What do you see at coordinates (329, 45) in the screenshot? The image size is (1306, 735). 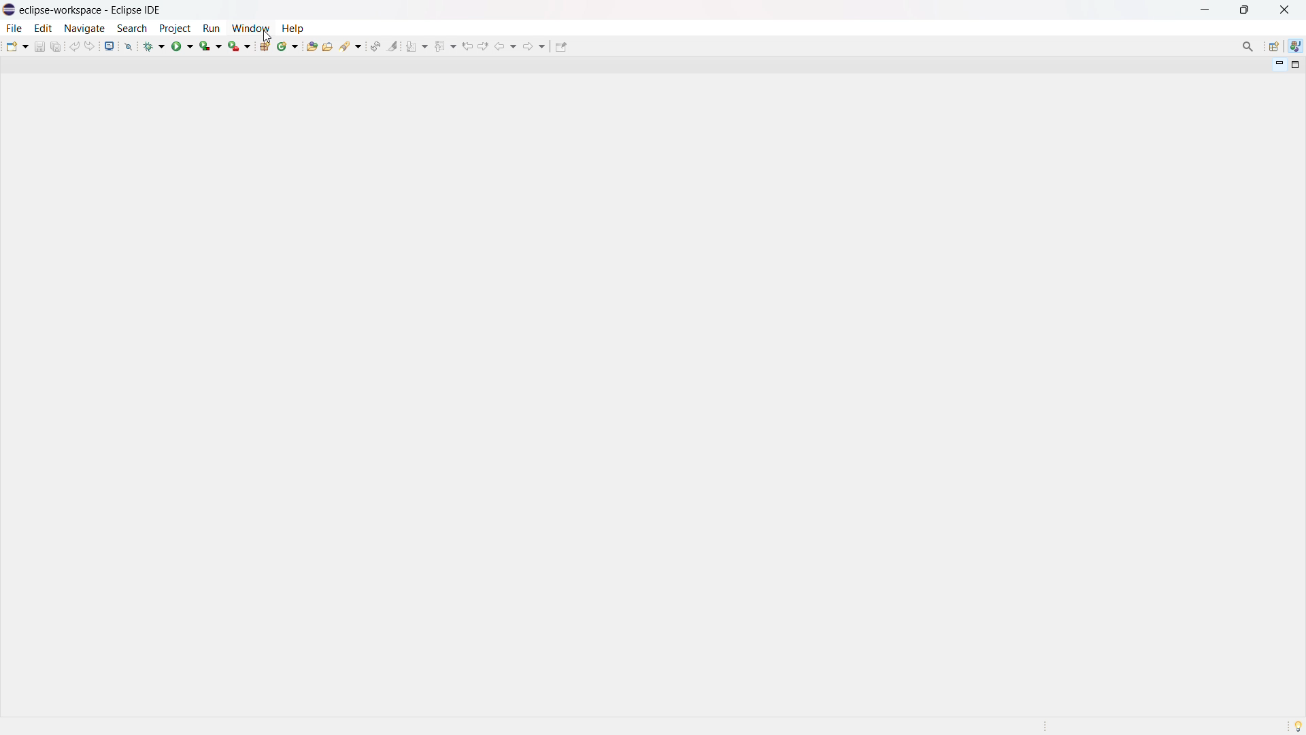 I see `open task` at bounding box center [329, 45].